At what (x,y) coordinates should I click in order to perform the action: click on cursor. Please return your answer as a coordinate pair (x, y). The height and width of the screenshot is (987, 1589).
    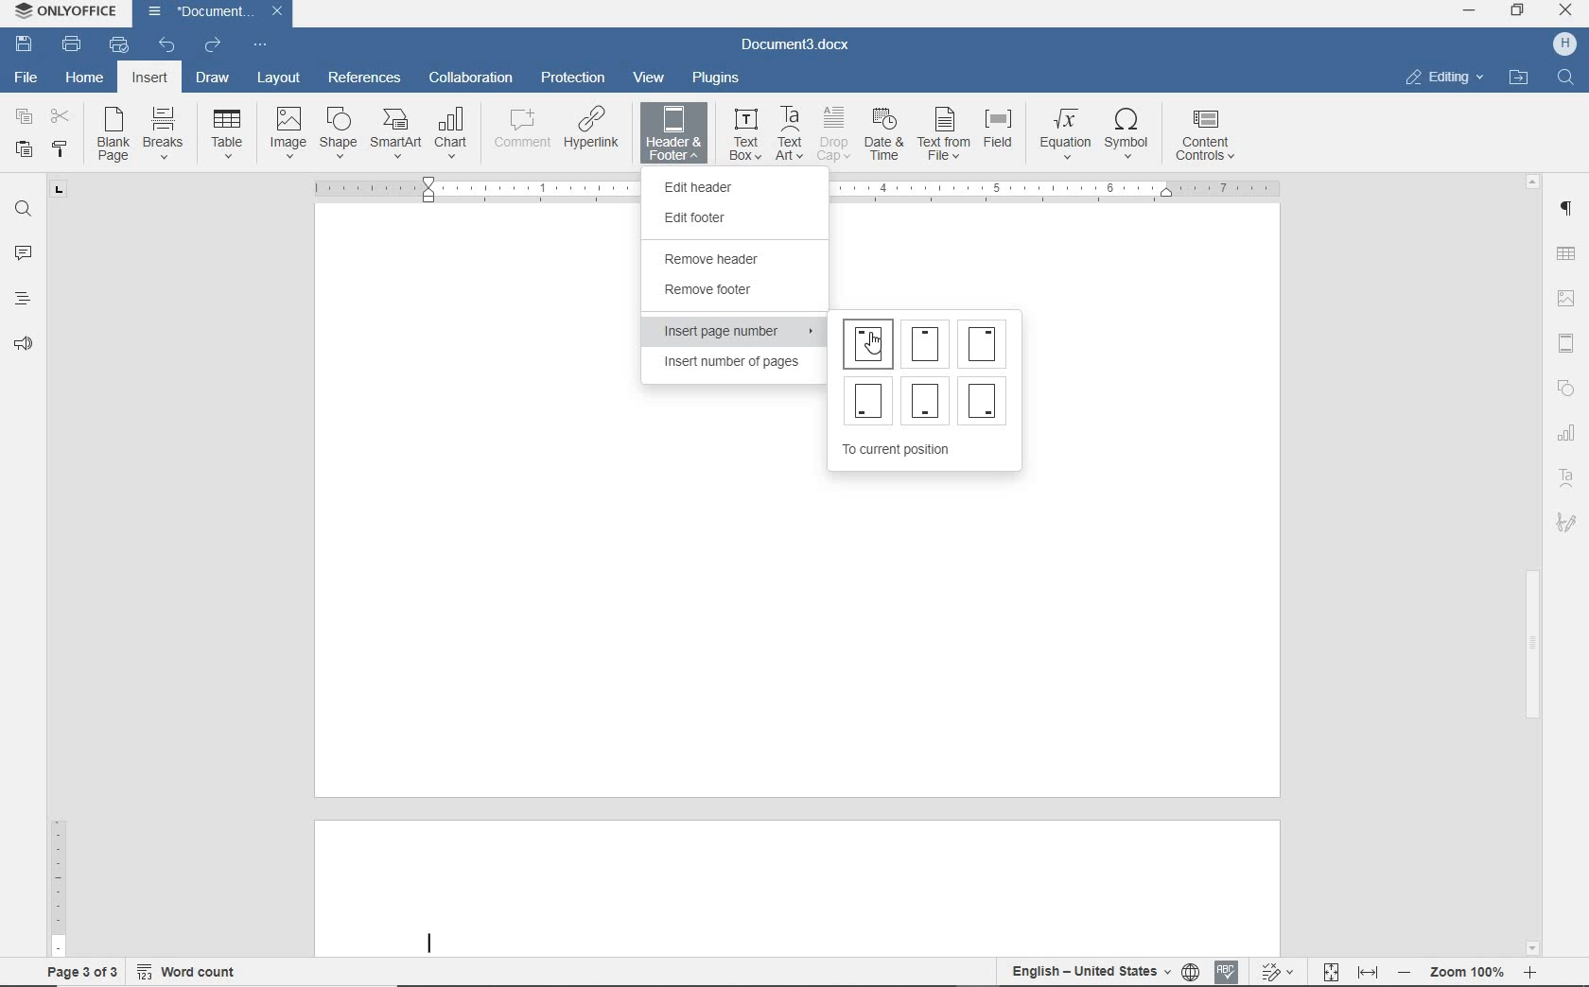
    Looking at the image, I should click on (881, 343).